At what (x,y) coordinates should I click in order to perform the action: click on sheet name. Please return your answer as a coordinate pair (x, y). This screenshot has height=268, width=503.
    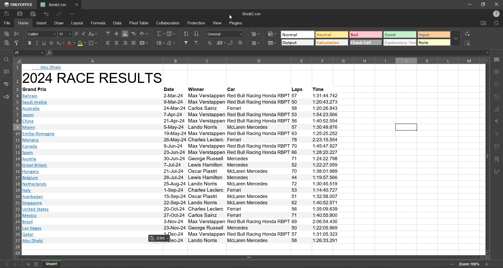
    Looking at the image, I should click on (51, 264).